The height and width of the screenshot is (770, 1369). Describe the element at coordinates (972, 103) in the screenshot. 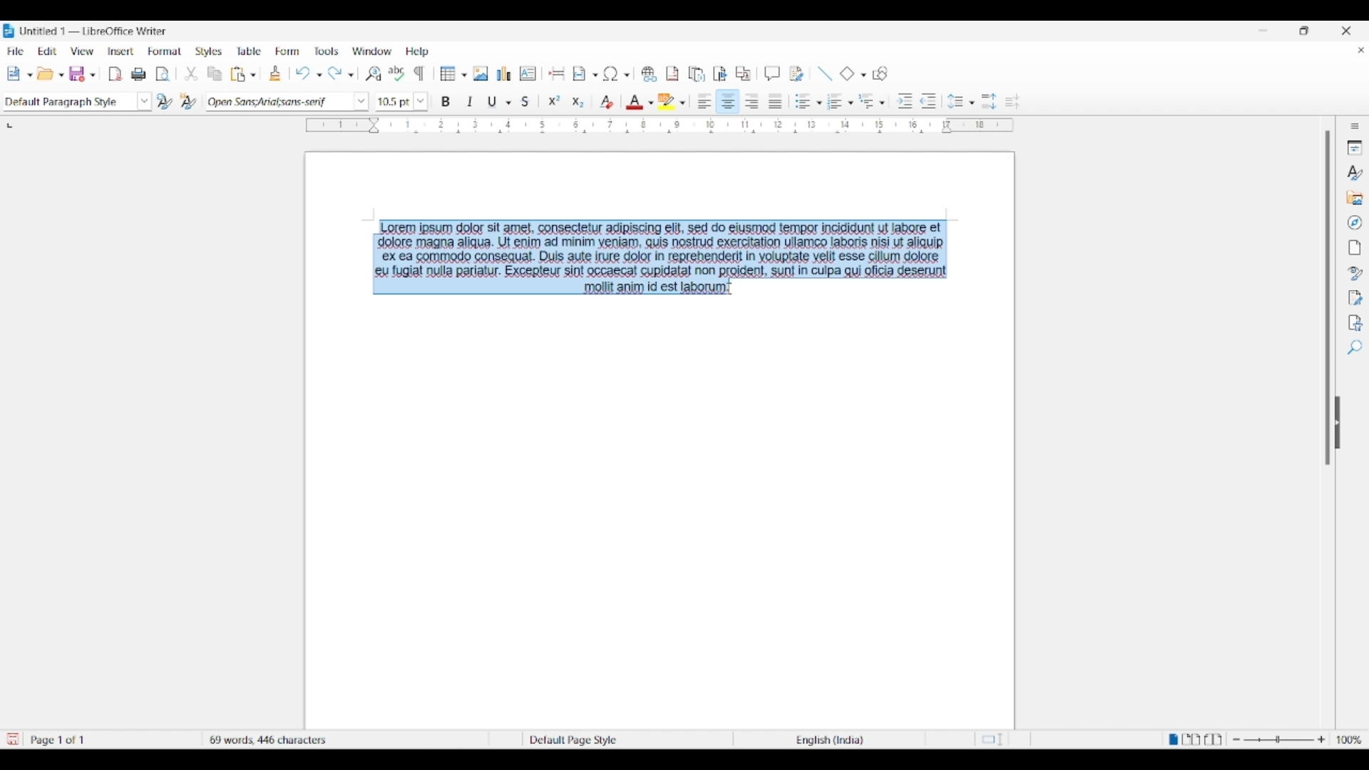

I see `Line spacing options` at that location.